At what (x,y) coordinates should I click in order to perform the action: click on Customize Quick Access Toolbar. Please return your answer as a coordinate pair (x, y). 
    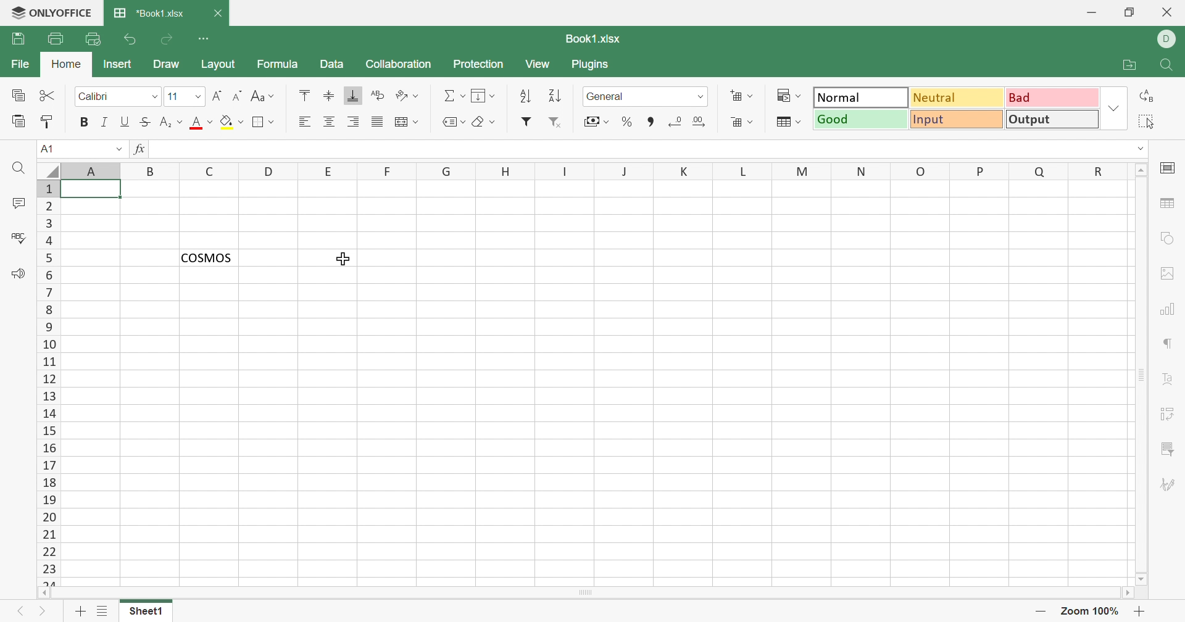
    Looking at the image, I should click on (204, 39).